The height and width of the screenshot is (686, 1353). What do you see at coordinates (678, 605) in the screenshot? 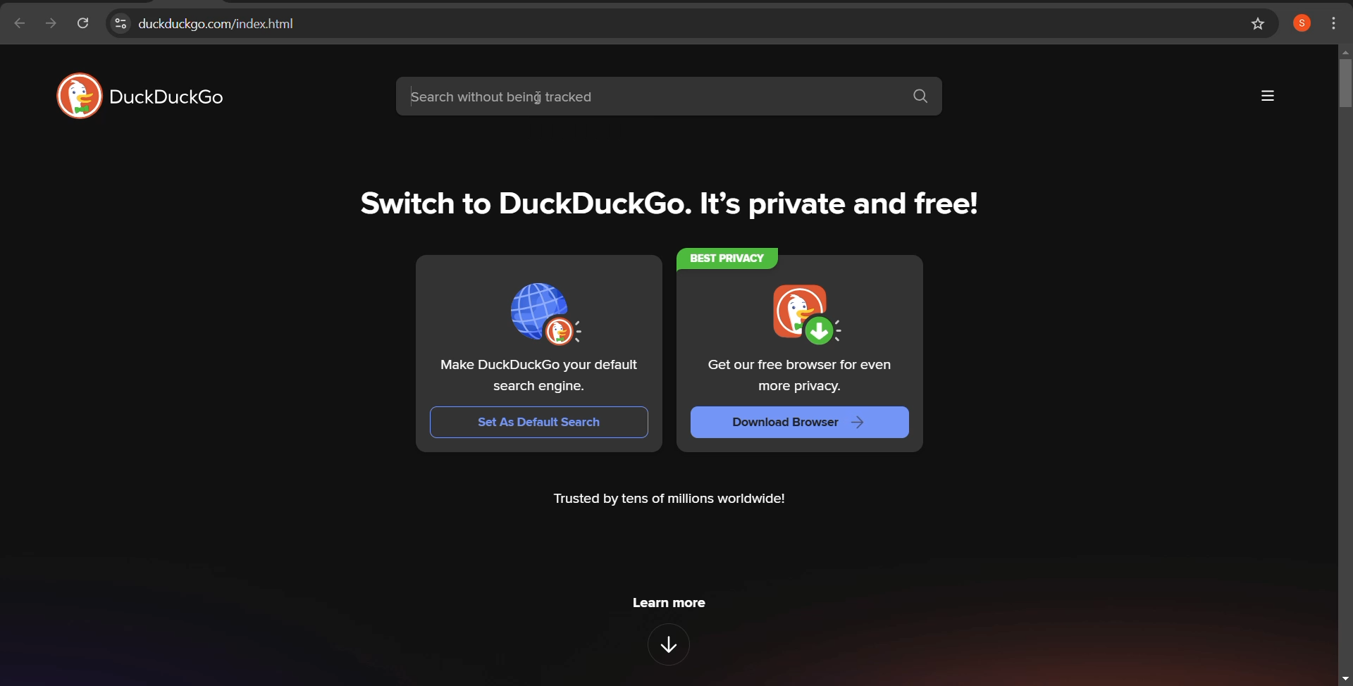
I see `learn more` at bounding box center [678, 605].